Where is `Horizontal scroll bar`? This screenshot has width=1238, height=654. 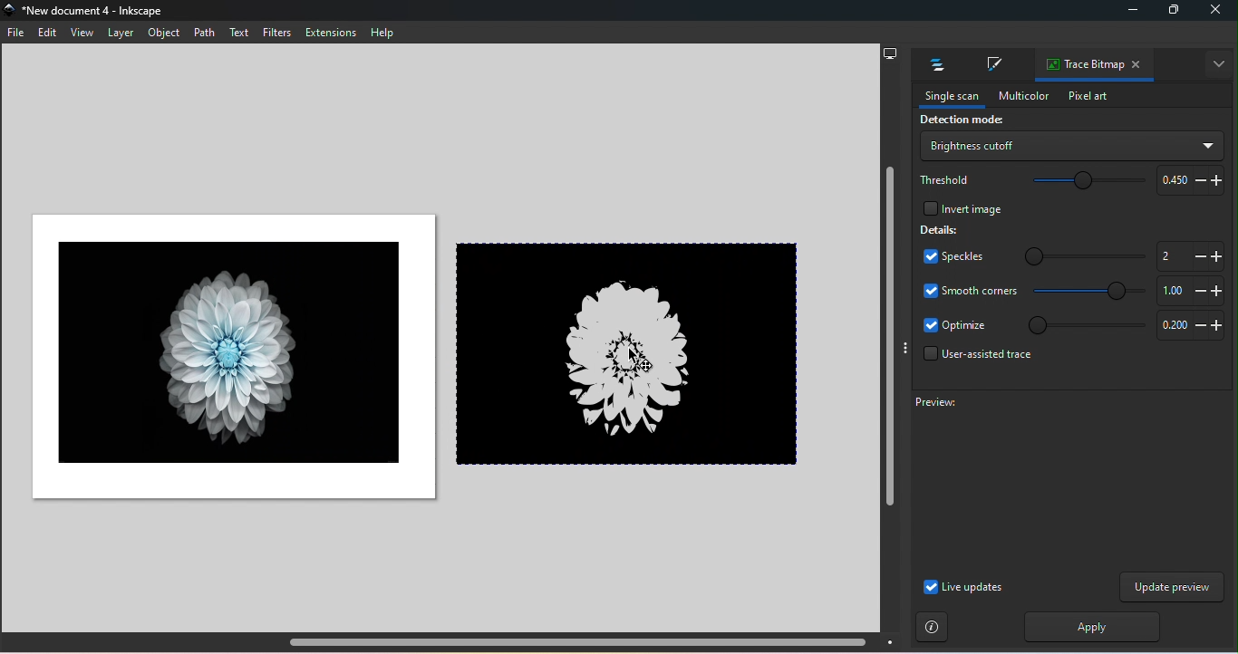 Horizontal scroll bar is located at coordinates (453, 642).